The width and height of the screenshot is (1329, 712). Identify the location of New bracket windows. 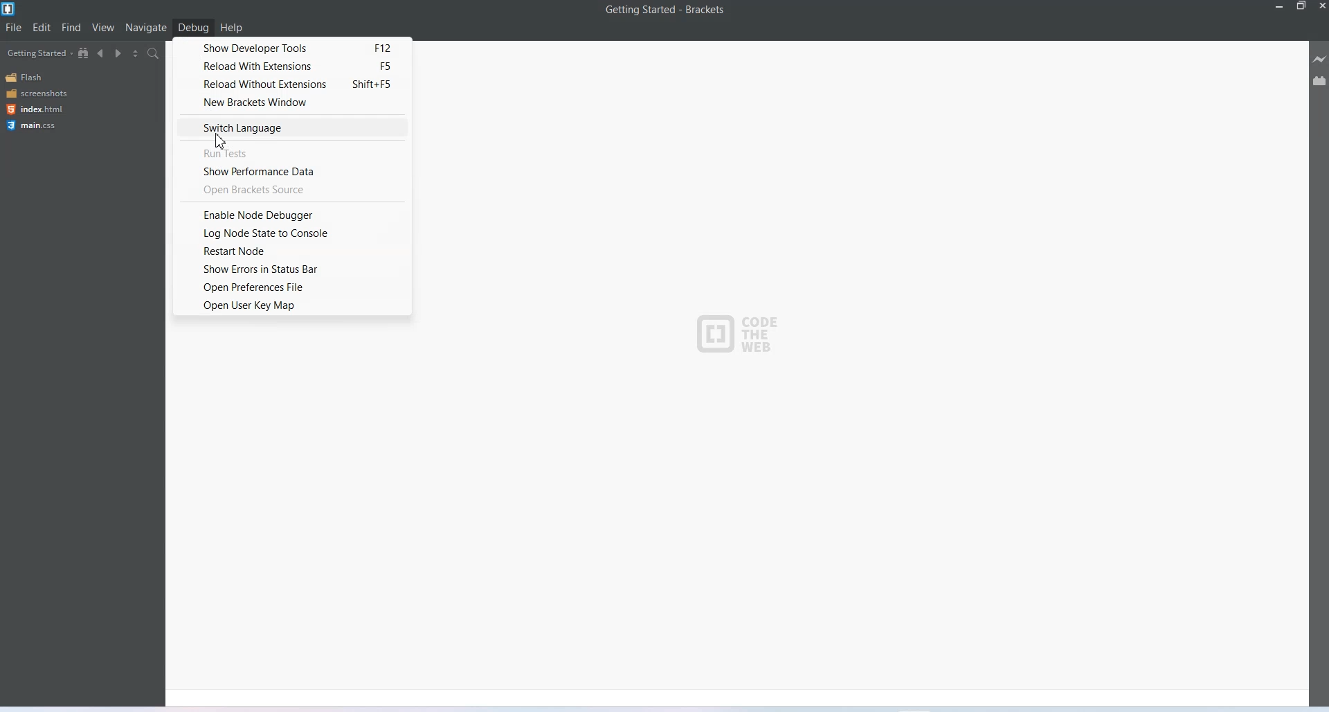
(291, 102).